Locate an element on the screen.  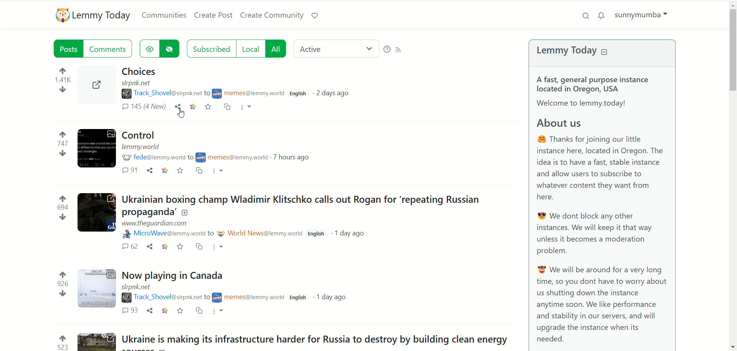
URL is located at coordinates (156, 224).